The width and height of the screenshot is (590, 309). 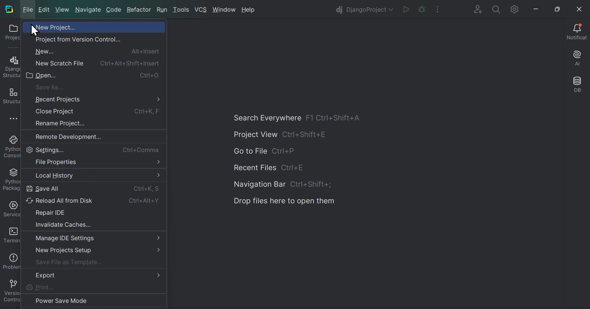 What do you see at coordinates (96, 238) in the screenshot?
I see `Manage IDE settings` at bounding box center [96, 238].